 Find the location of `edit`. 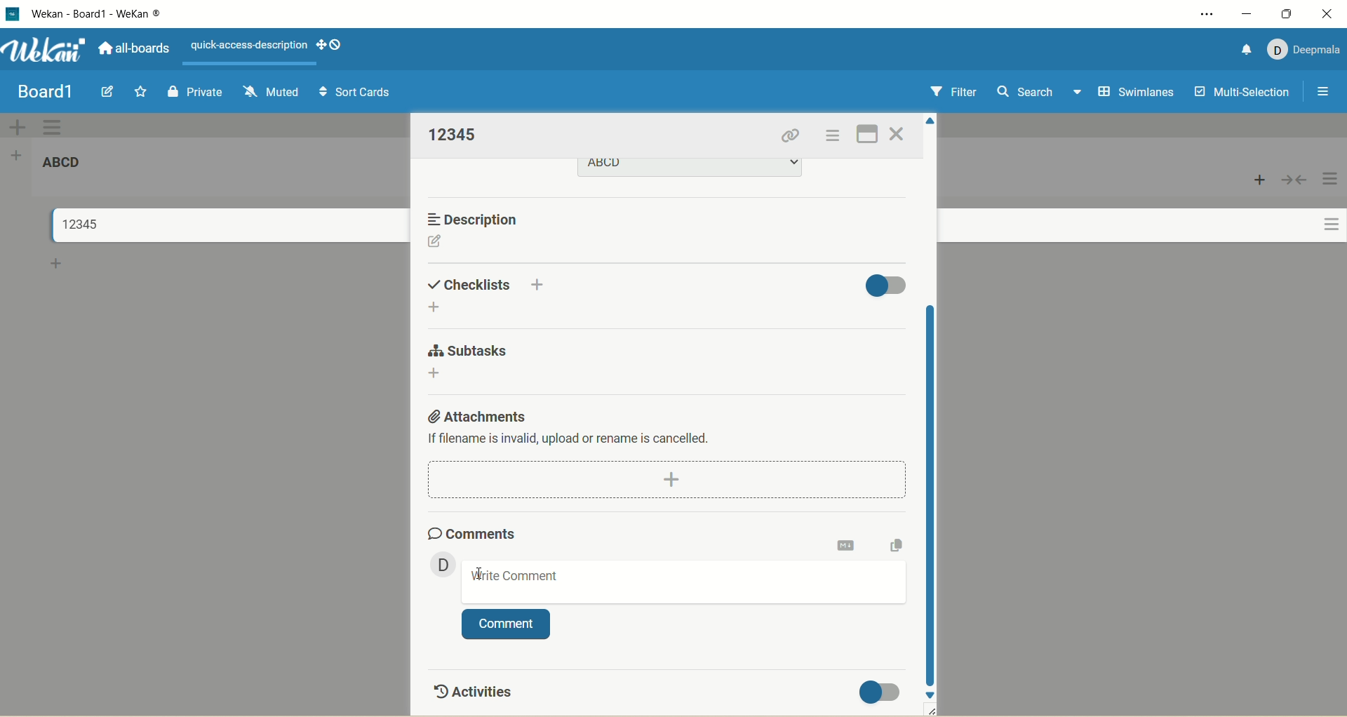

edit is located at coordinates (107, 92).